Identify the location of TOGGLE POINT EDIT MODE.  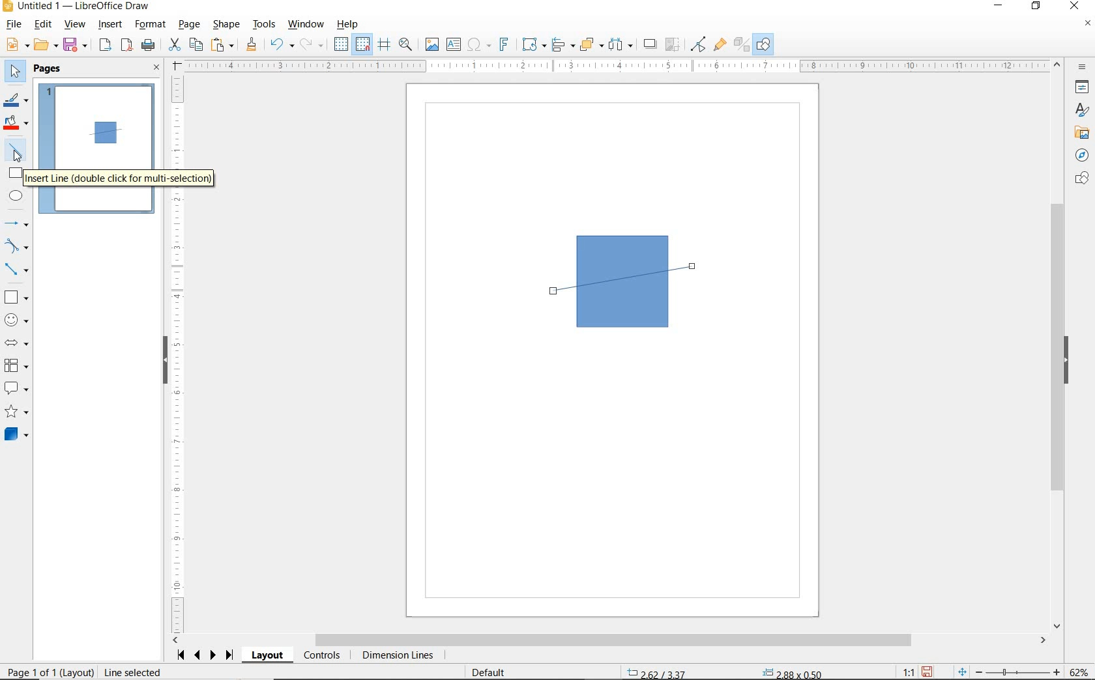
(699, 46).